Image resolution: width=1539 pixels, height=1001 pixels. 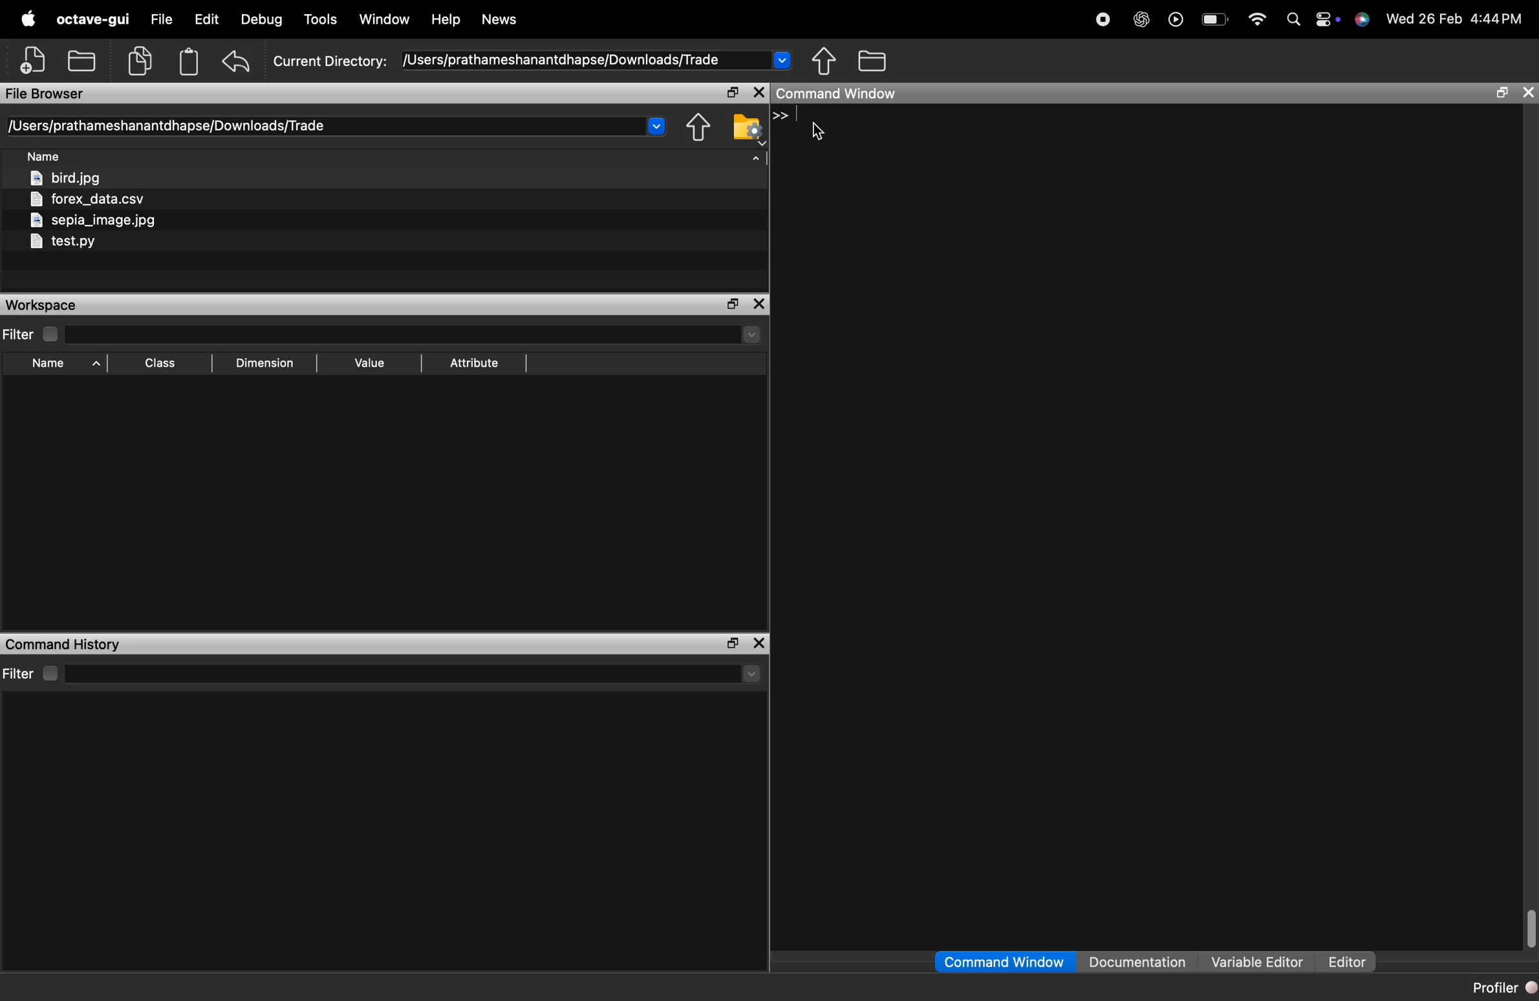 I want to click on close, so click(x=759, y=304).